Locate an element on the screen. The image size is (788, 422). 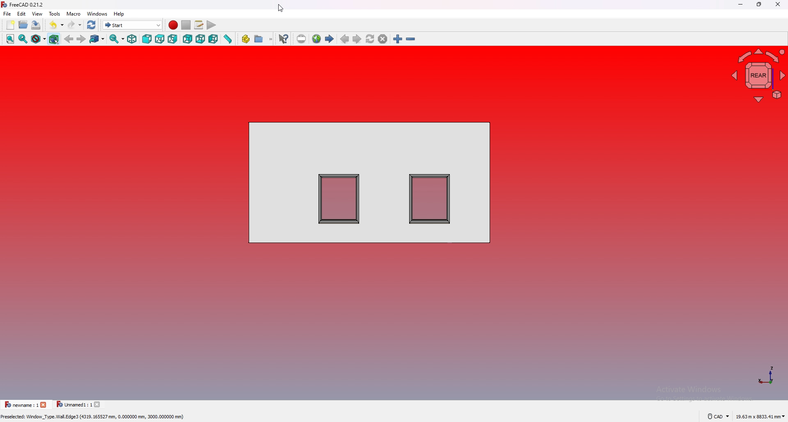
set url is located at coordinates (301, 39).